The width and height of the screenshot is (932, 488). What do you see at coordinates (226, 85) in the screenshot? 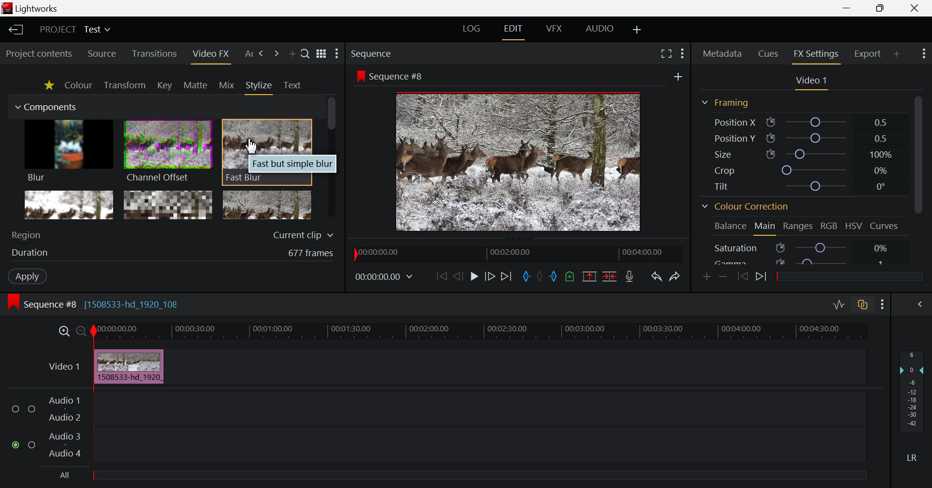
I see `Mix` at bounding box center [226, 85].